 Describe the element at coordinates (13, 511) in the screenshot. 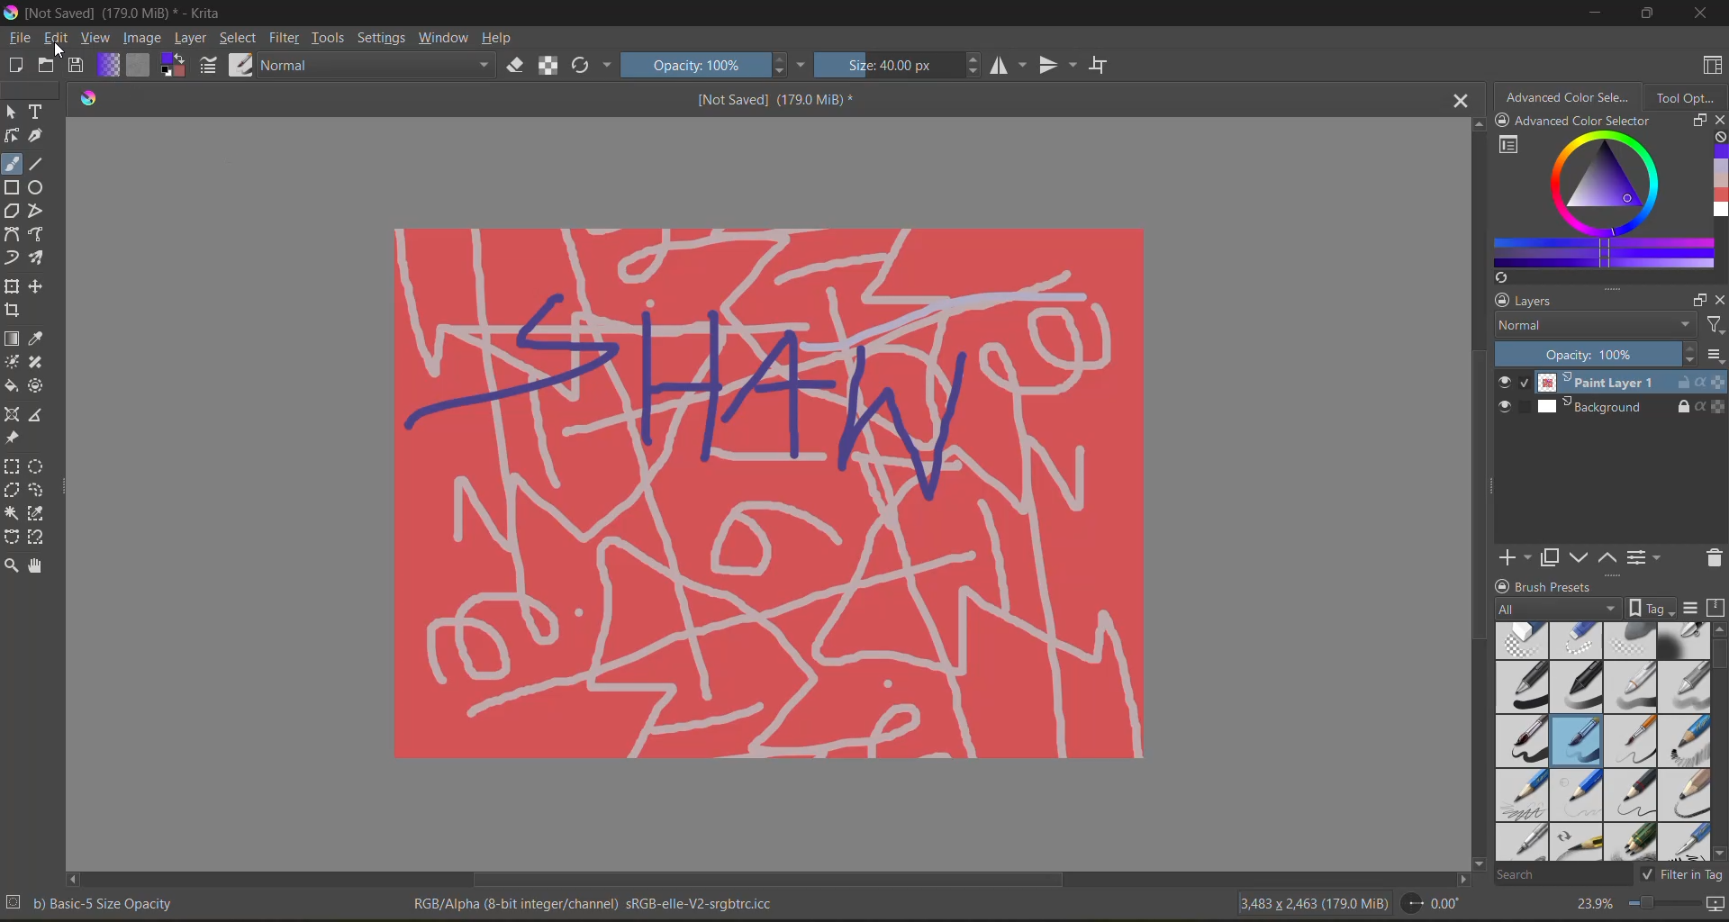

I see `contiguous selection tool` at that location.